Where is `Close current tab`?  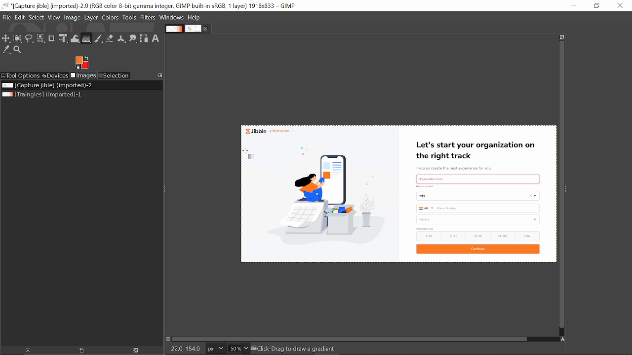 Close current tab is located at coordinates (206, 28).